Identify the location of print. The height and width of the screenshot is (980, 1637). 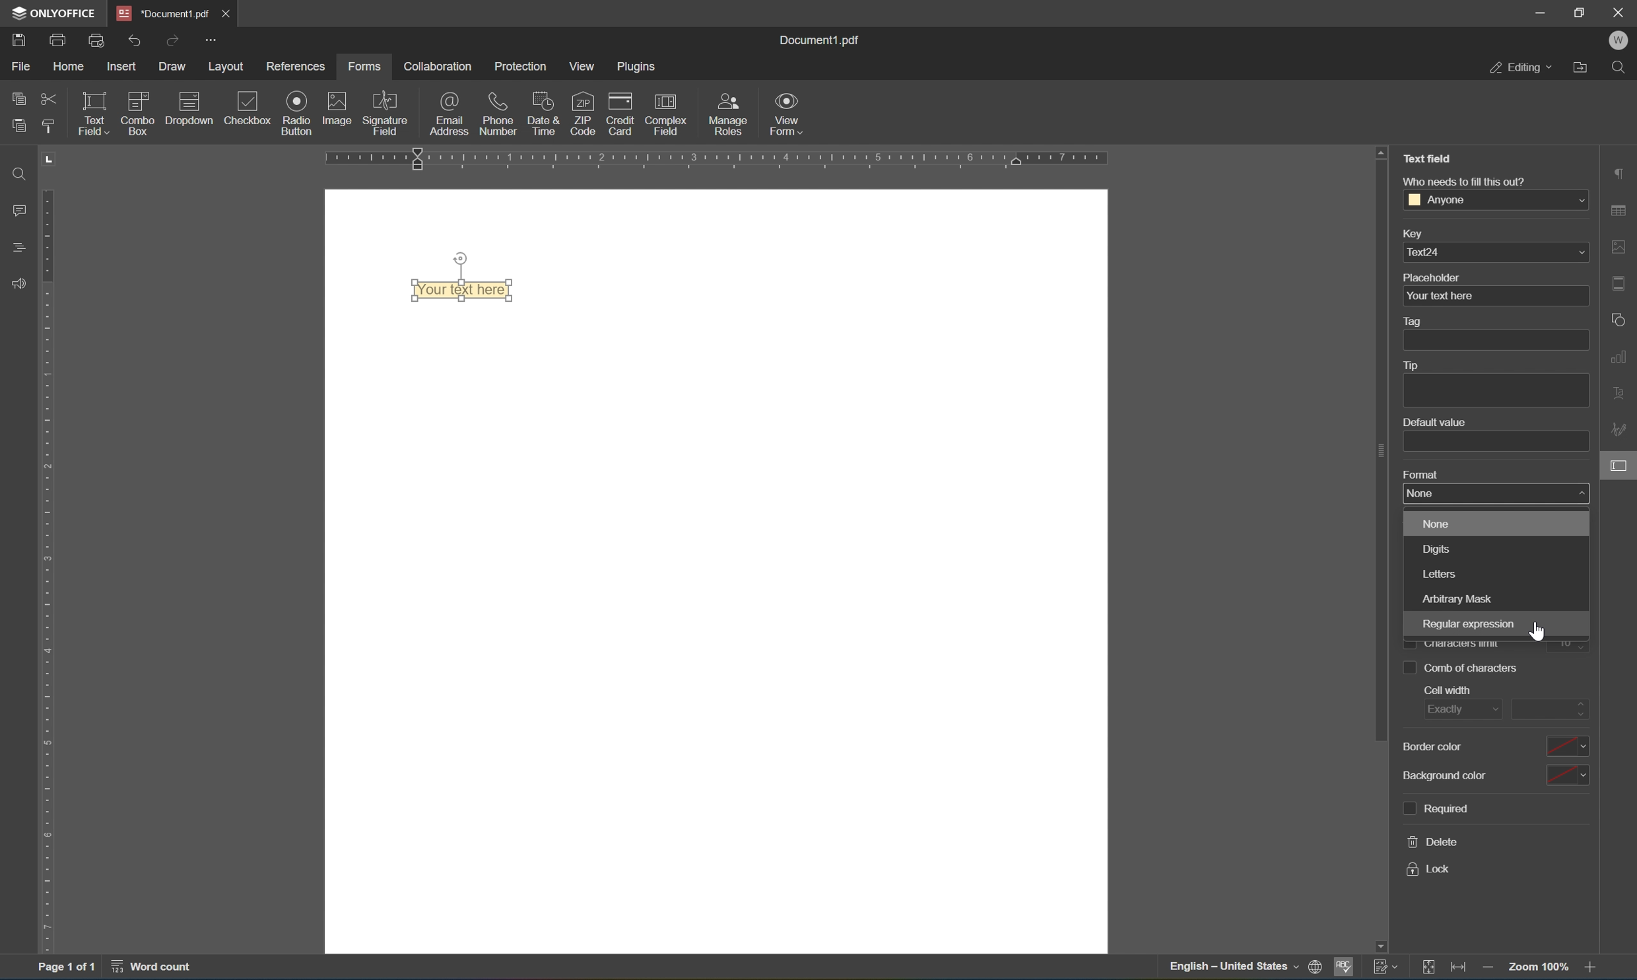
(59, 42).